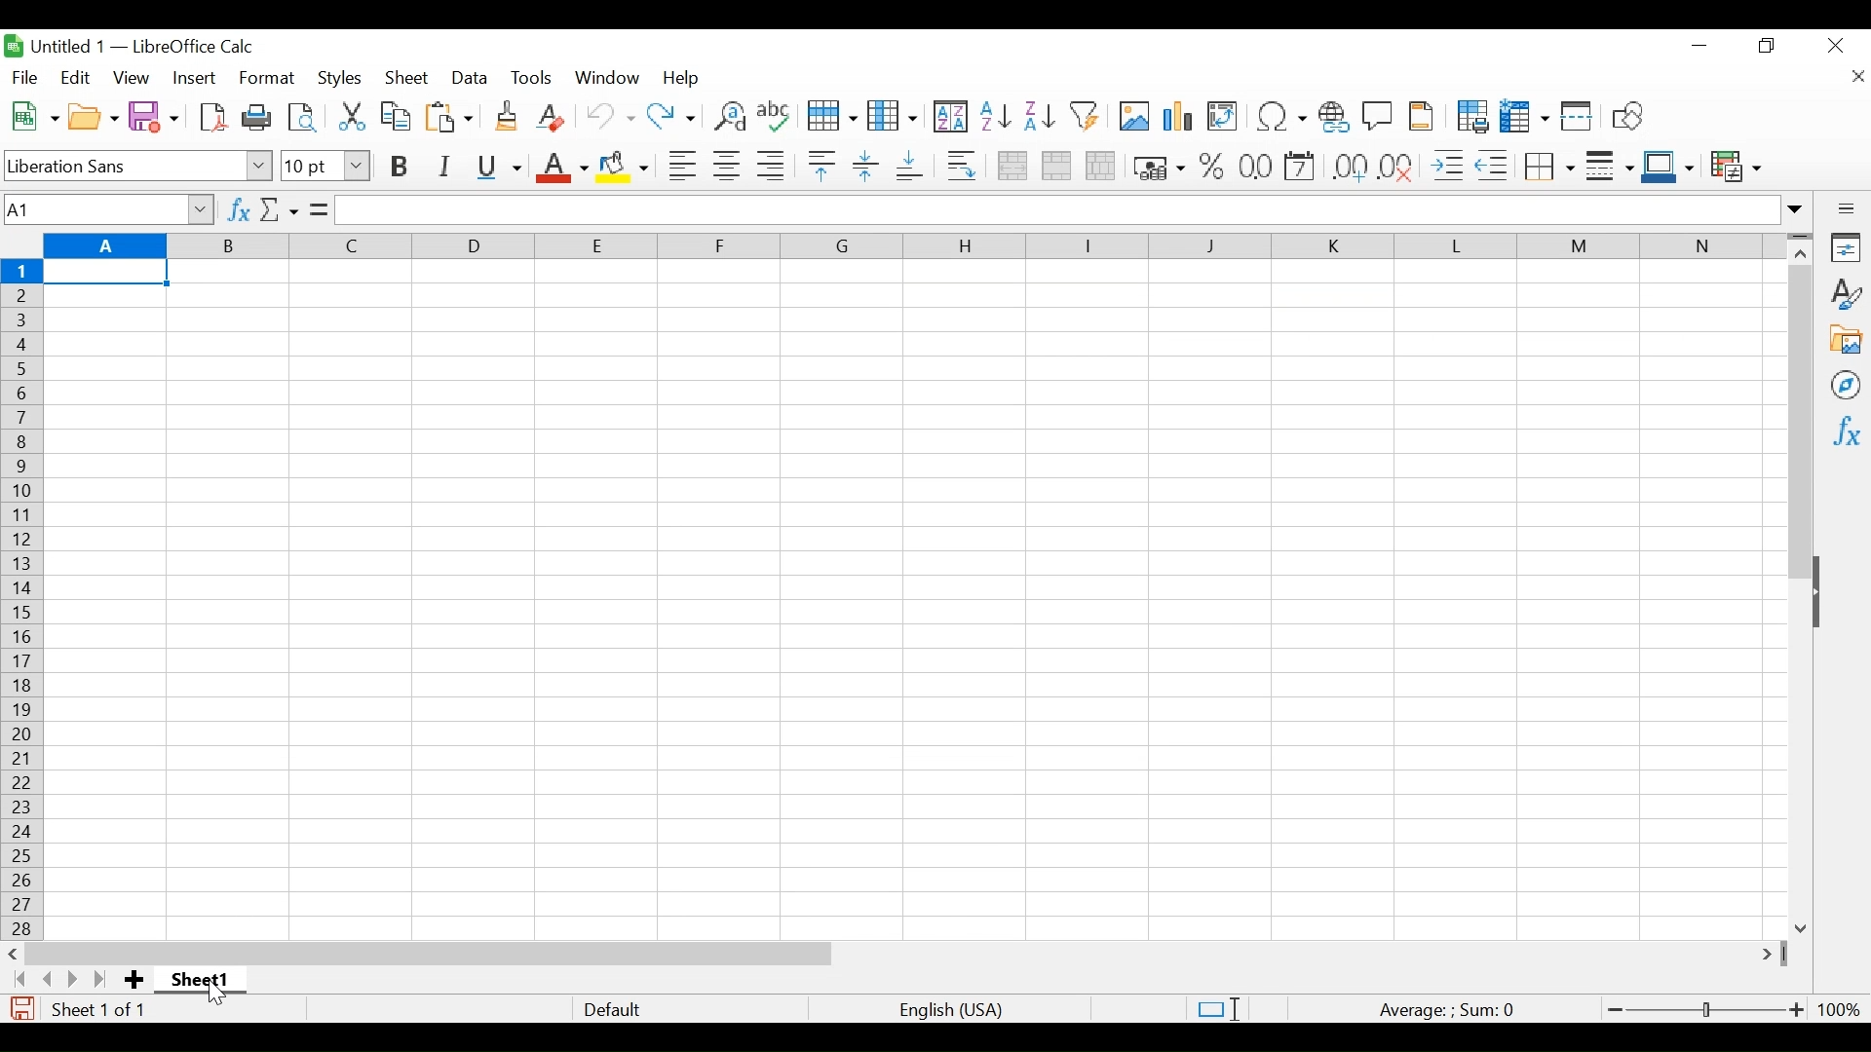 Image resolution: width=1871 pixels, height=1052 pixels. I want to click on Columns, so click(914, 245).